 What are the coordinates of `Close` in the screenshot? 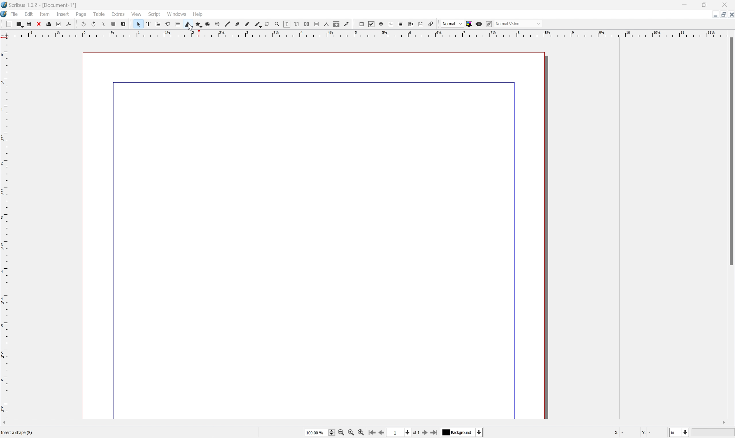 It's located at (39, 24).